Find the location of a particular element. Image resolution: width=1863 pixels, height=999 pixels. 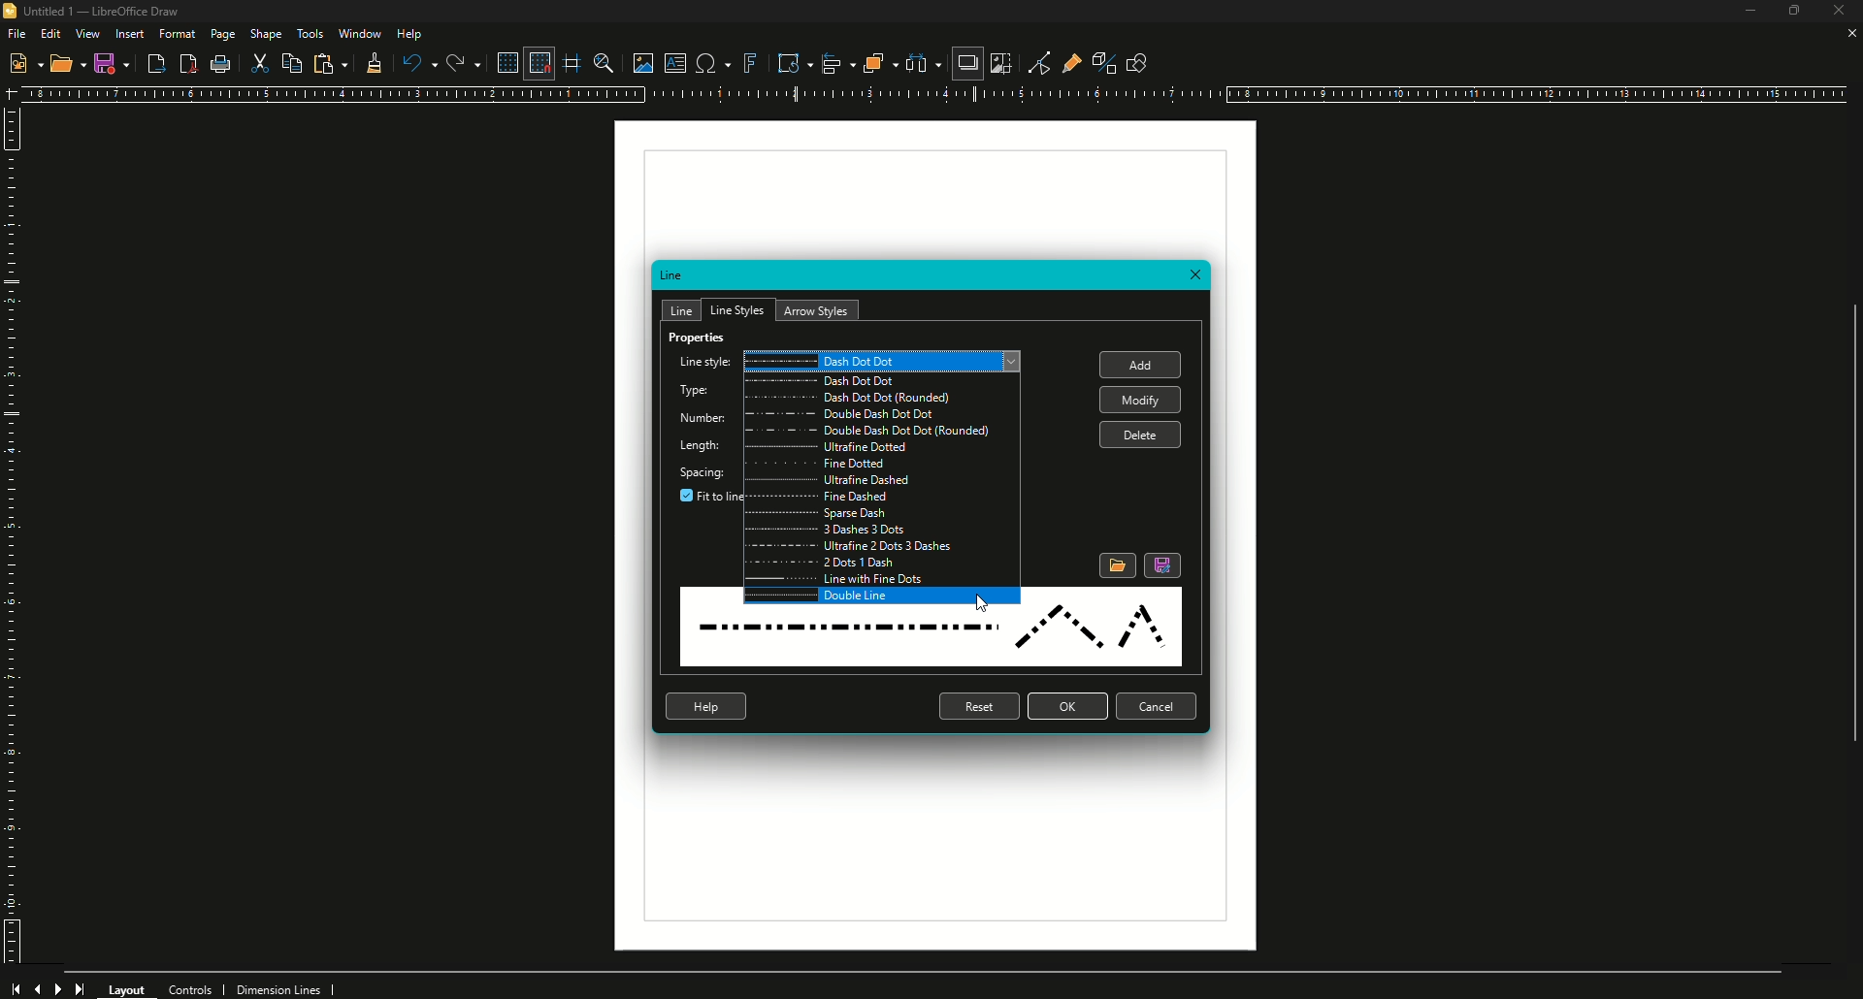

Paste is located at coordinates (330, 64).